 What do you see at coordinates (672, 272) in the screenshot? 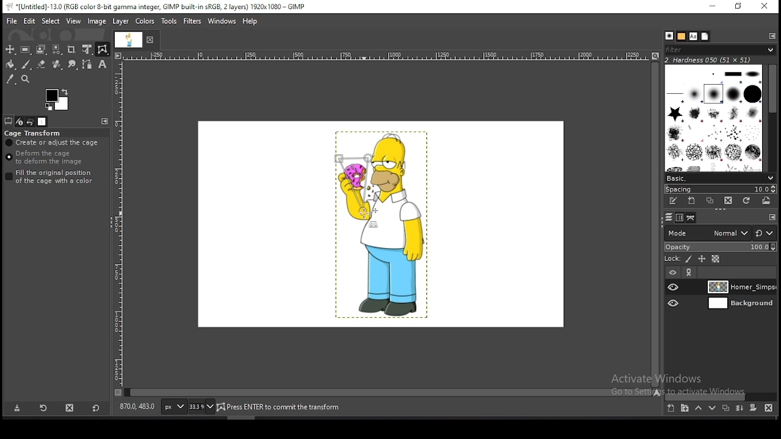
I see `layer on/off` at bounding box center [672, 272].